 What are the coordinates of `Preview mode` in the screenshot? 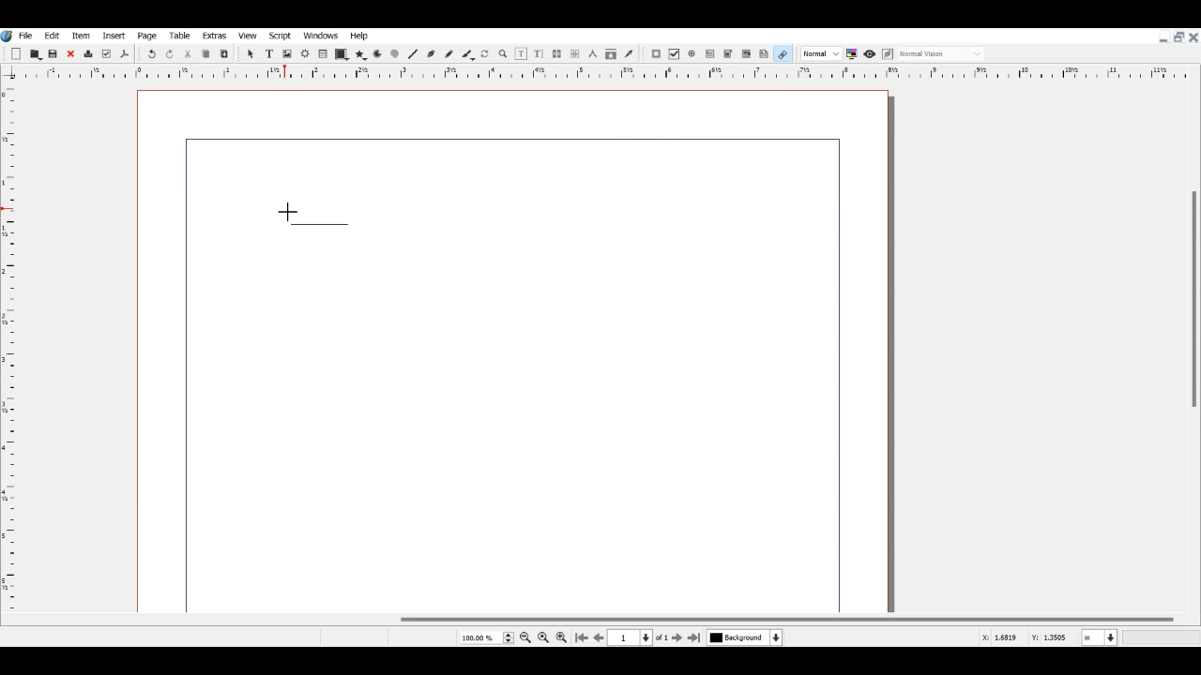 It's located at (869, 53).